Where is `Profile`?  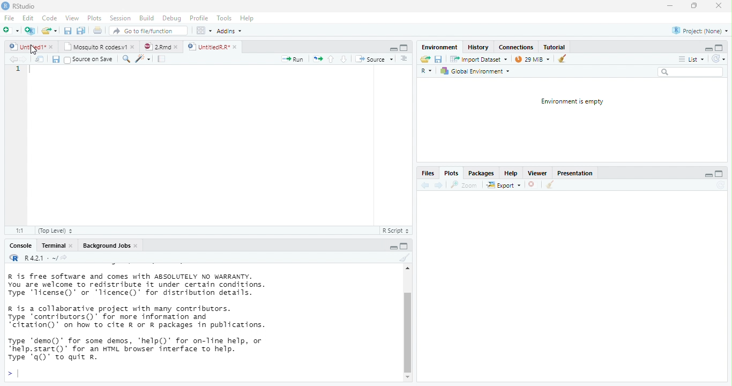 Profile is located at coordinates (199, 18).